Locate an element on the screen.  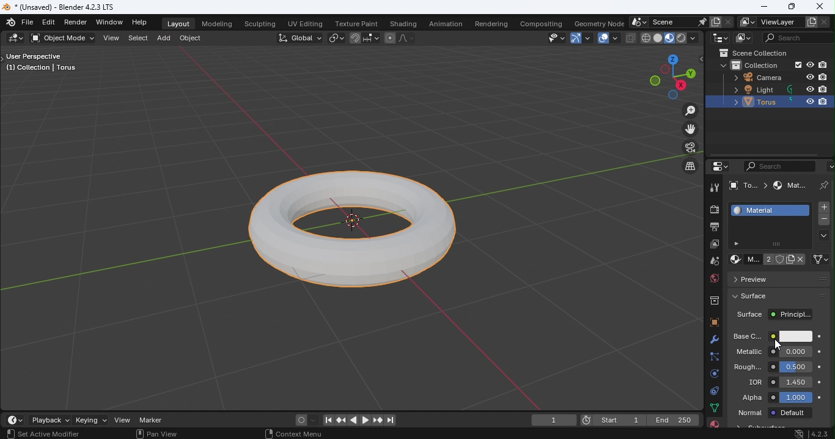
Select view is located at coordinates (13, 433).